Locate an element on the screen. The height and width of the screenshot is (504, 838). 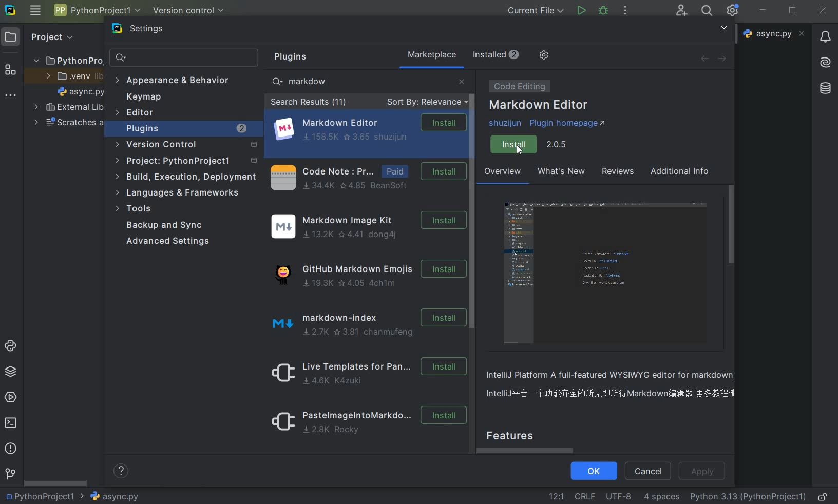
marketplace is located at coordinates (432, 55).